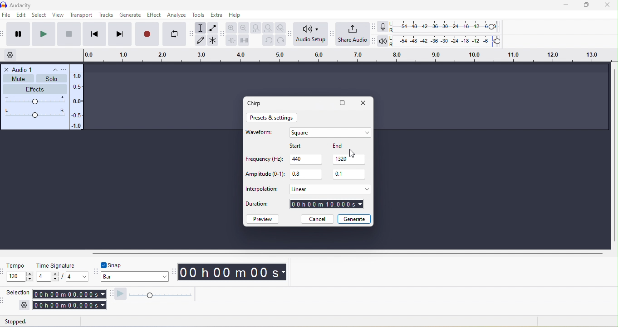 The image size is (618, 327). Describe the element at coordinates (305, 174) in the screenshot. I see `0.8` at that location.